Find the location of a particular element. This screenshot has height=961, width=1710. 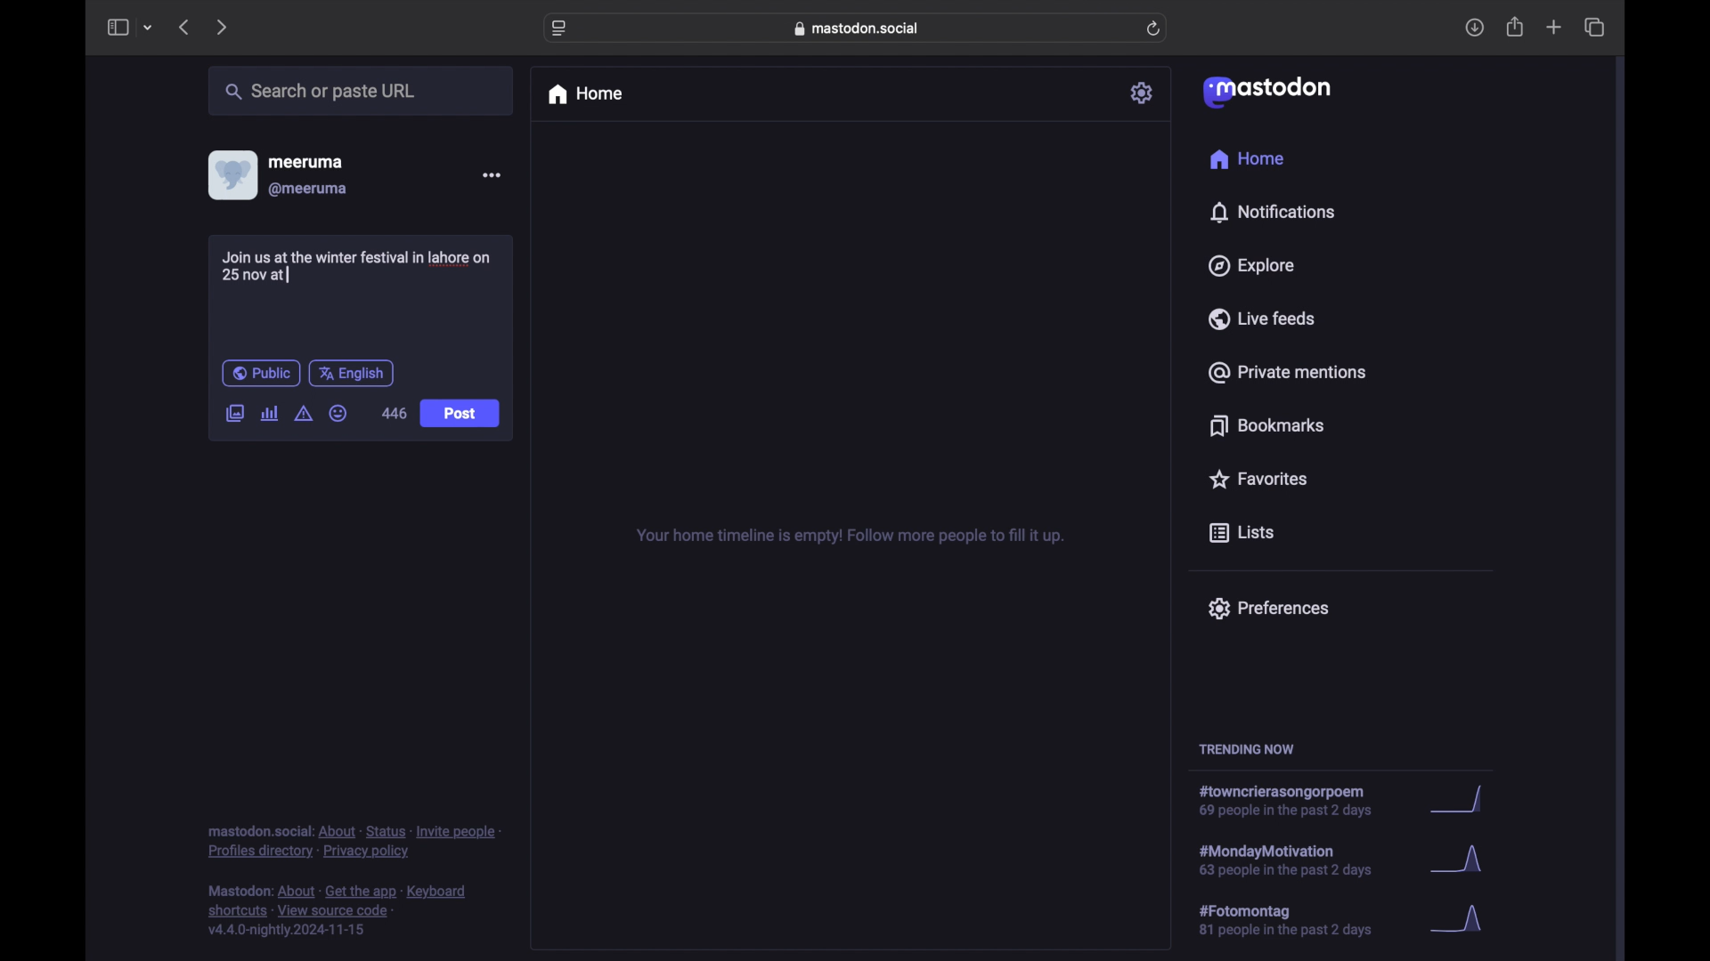

add  poll is located at coordinates (269, 413).